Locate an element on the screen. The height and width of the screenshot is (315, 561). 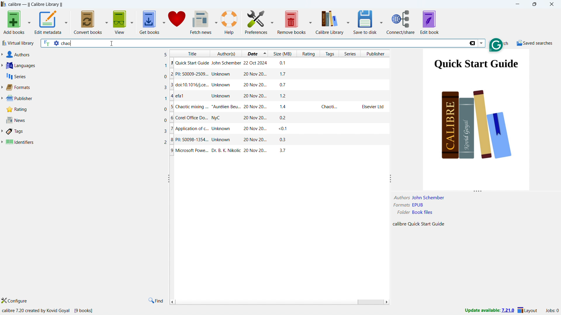
configure is located at coordinates (15, 301).